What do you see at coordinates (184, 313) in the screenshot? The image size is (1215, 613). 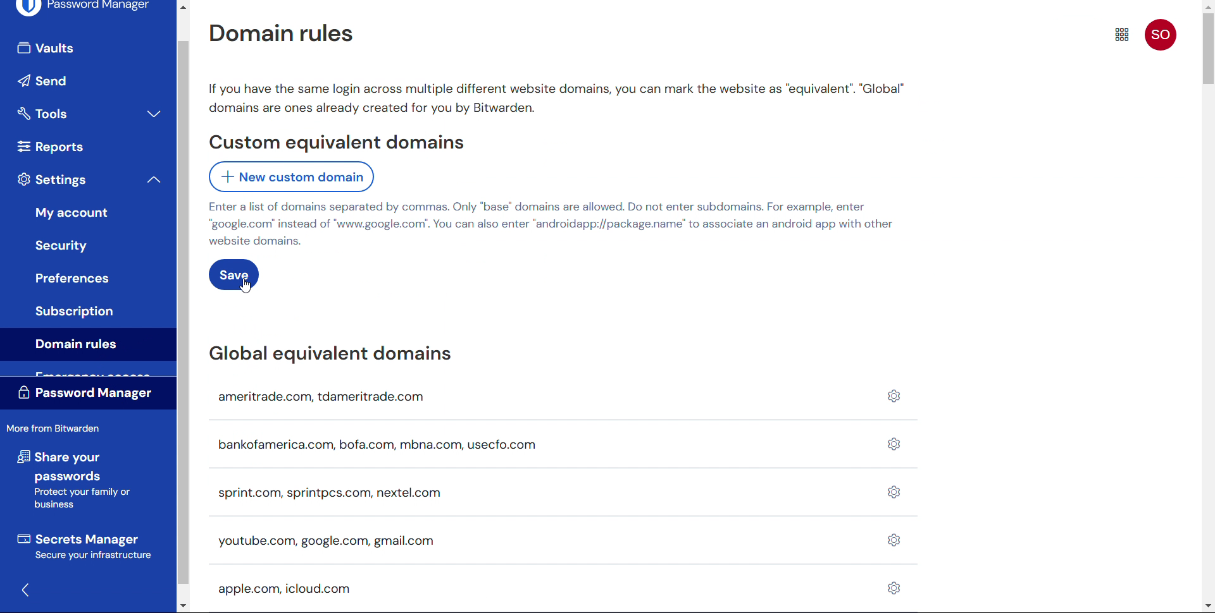 I see `Scroll bar ` at bounding box center [184, 313].